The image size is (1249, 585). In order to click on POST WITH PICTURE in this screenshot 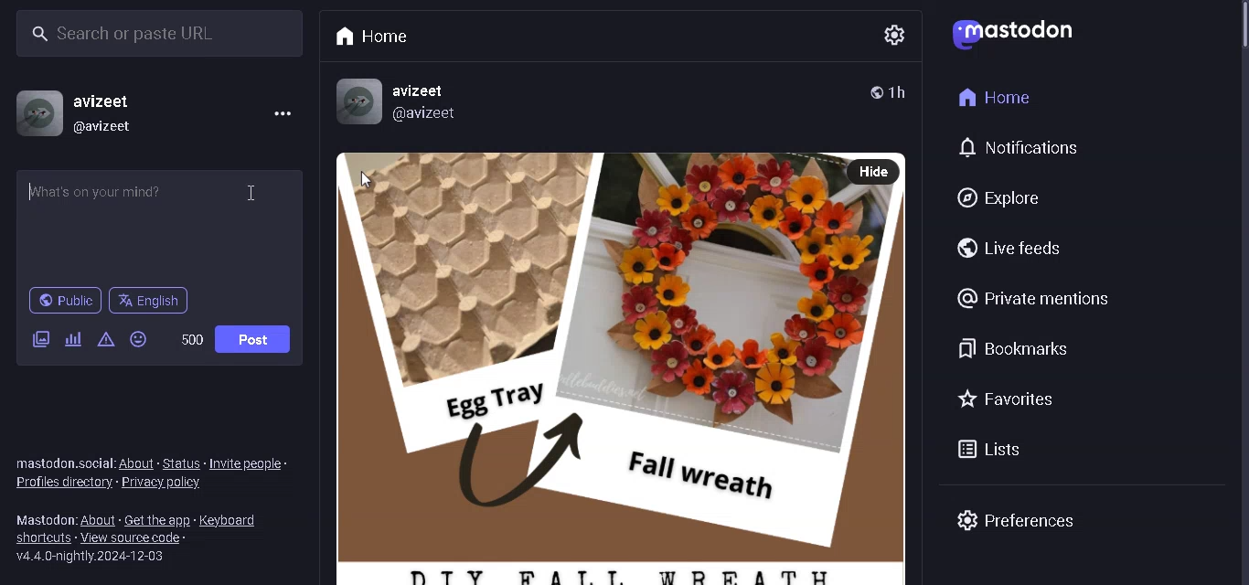, I will do `click(580, 367)`.